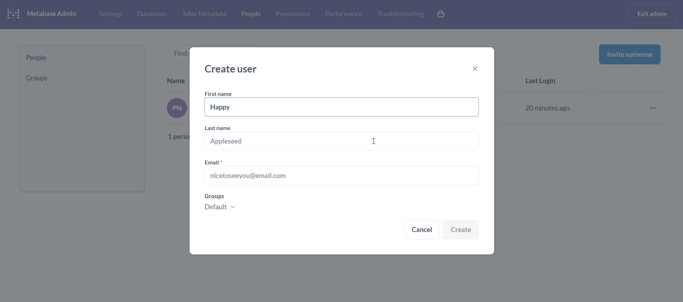 This screenshot has width=683, height=302. I want to click on close, so click(478, 70).